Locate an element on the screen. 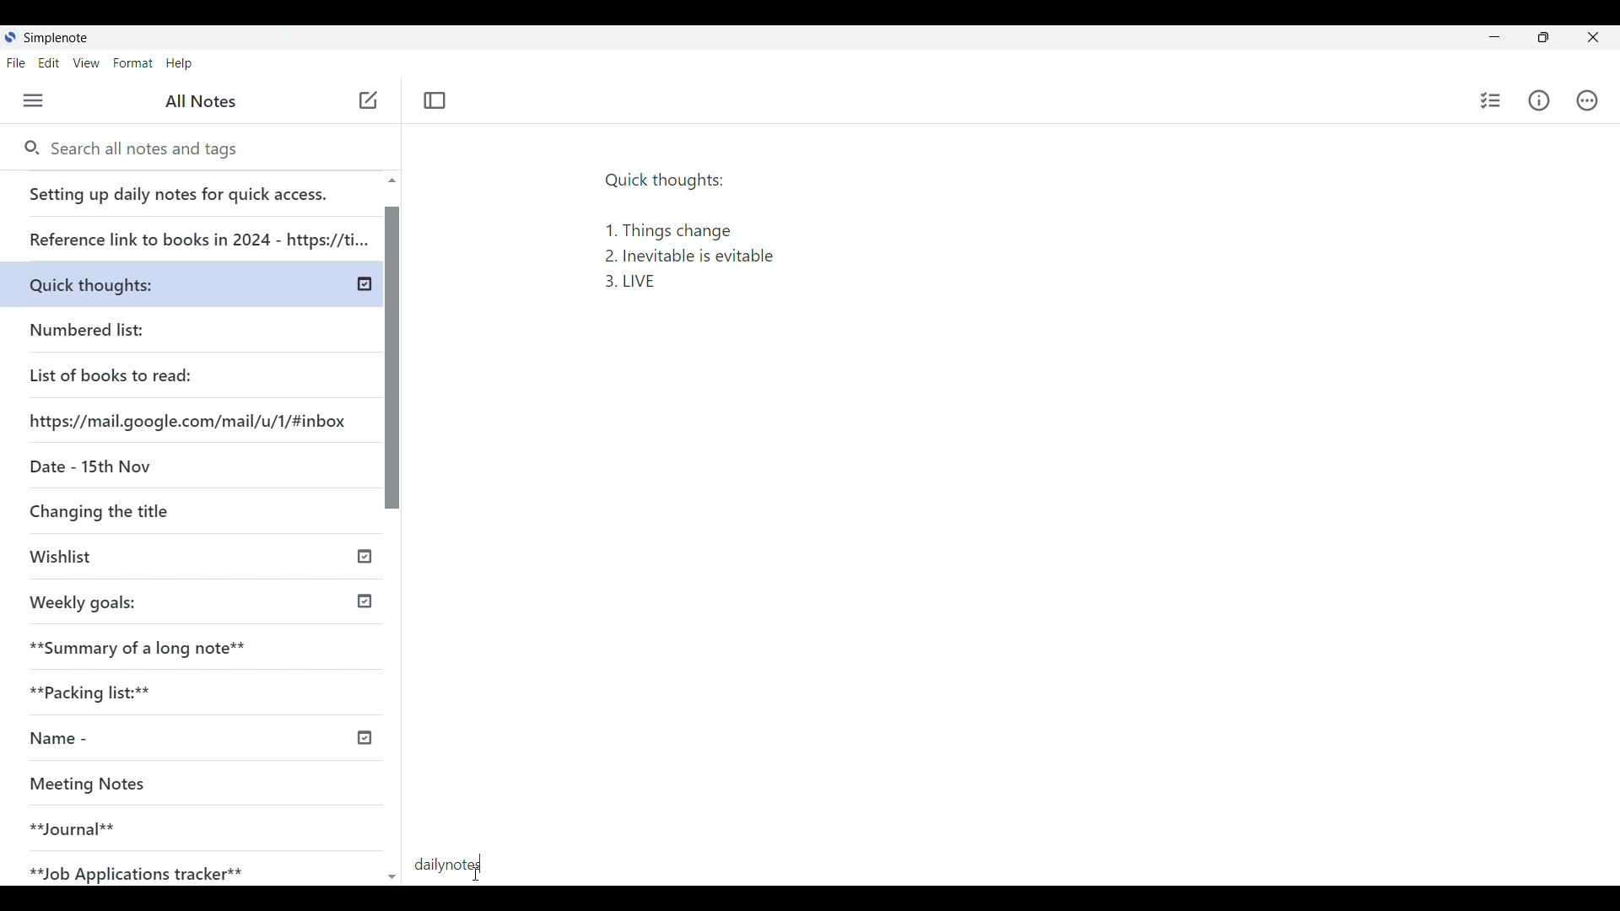 The width and height of the screenshot is (1620, 911). Date is located at coordinates (87, 465).